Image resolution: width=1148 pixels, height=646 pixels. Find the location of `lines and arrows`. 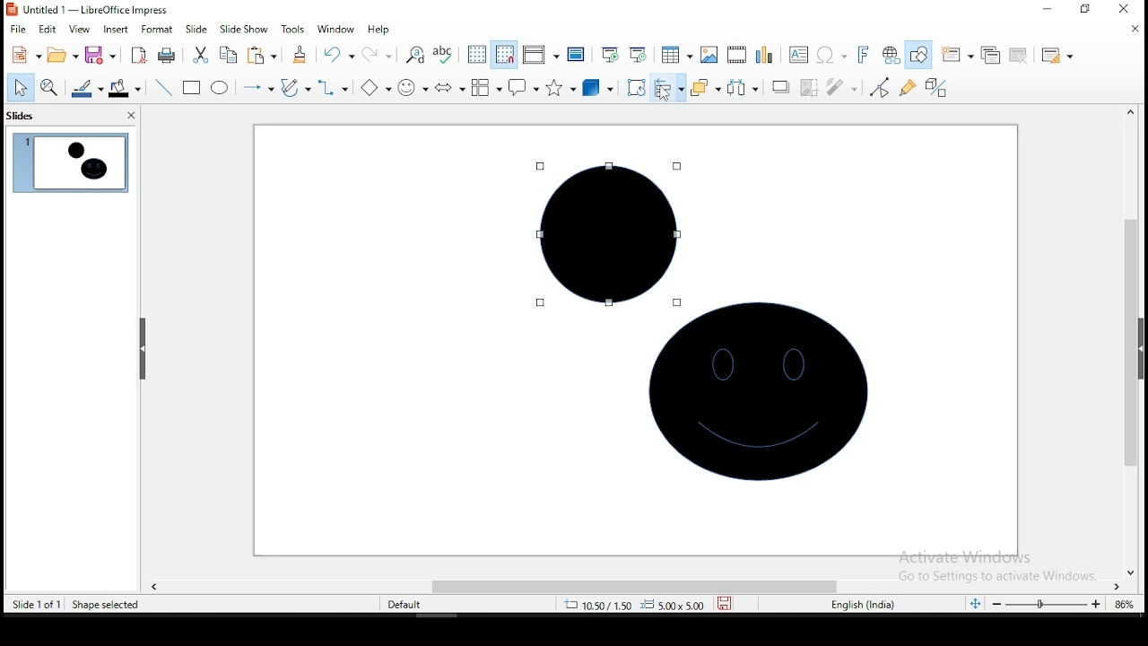

lines and arrows is located at coordinates (257, 87).